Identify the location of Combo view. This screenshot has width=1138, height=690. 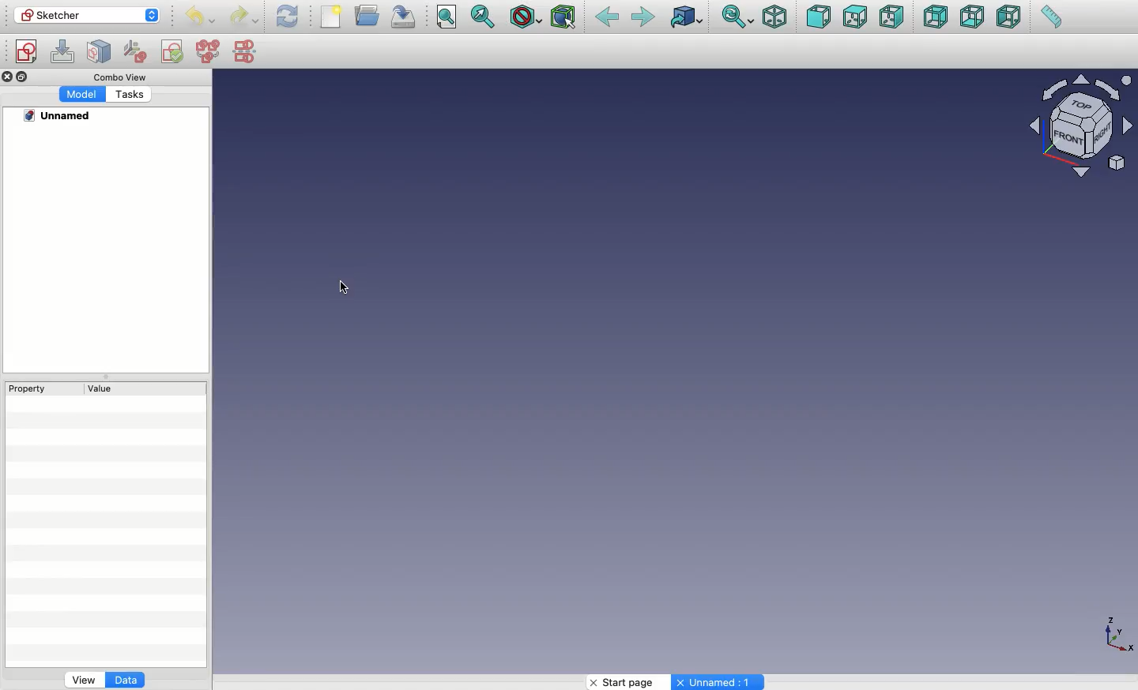
(119, 78).